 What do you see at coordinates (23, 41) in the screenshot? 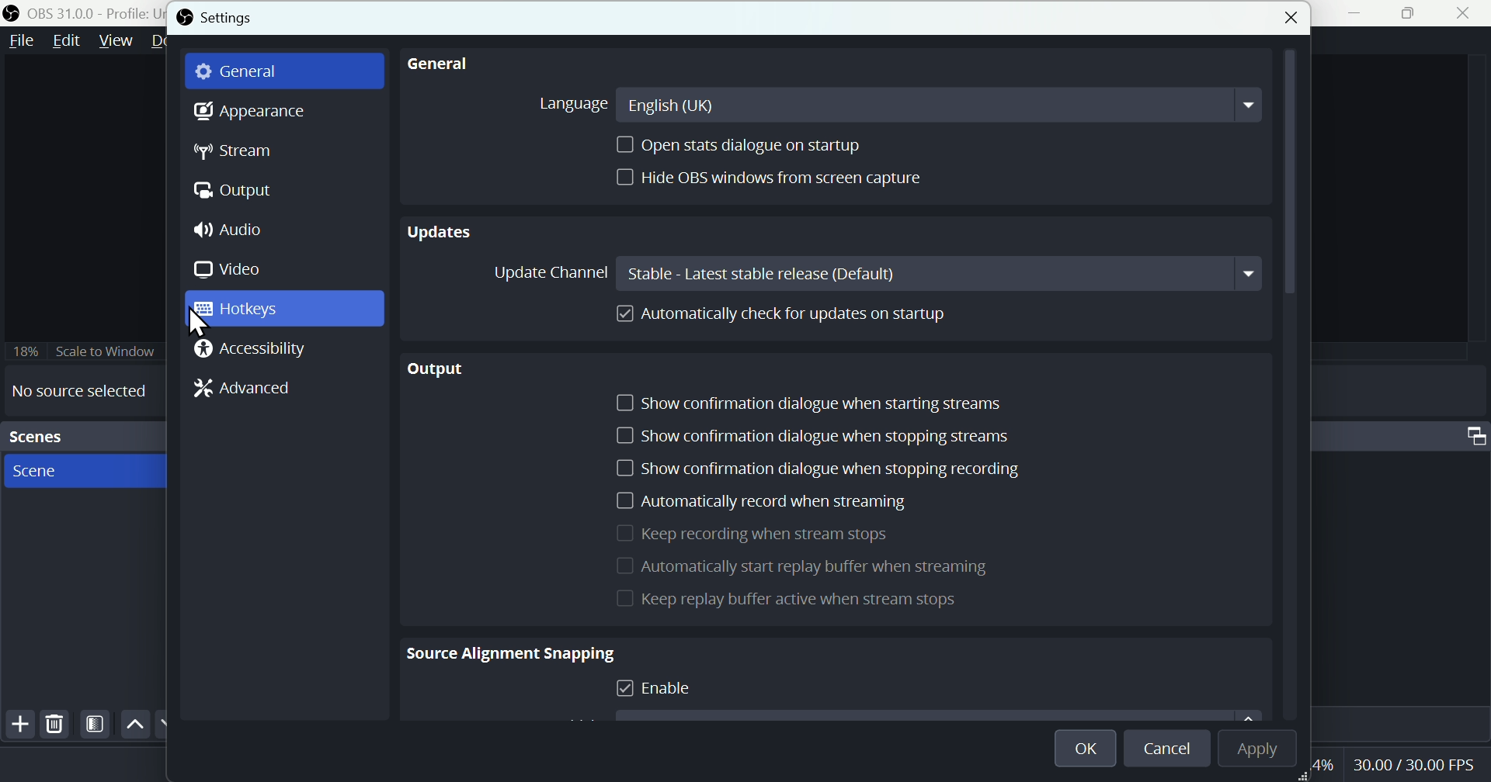
I see `file` at bounding box center [23, 41].